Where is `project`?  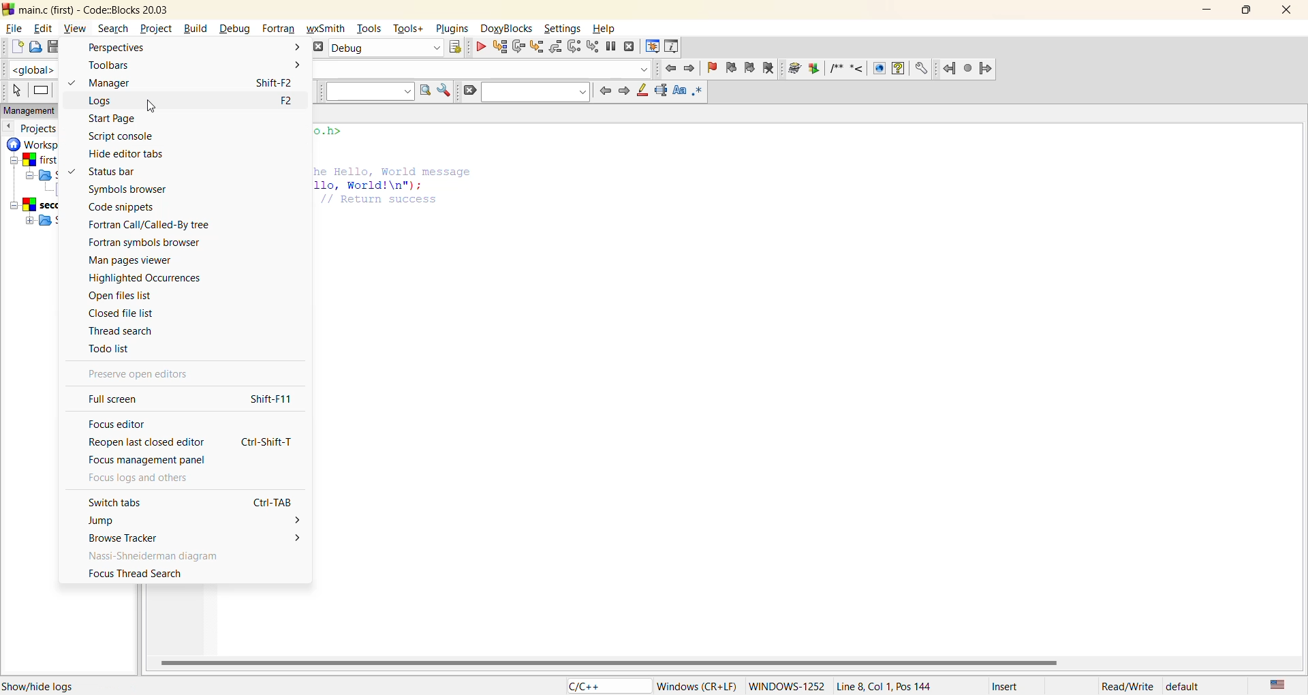
project is located at coordinates (154, 29).